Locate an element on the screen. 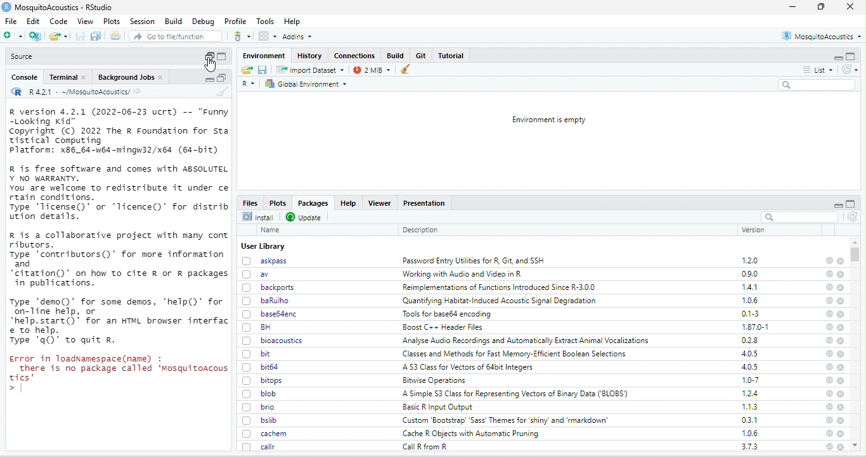 Image resolution: width=866 pixels, height=457 pixels. Presentation is located at coordinates (425, 203).